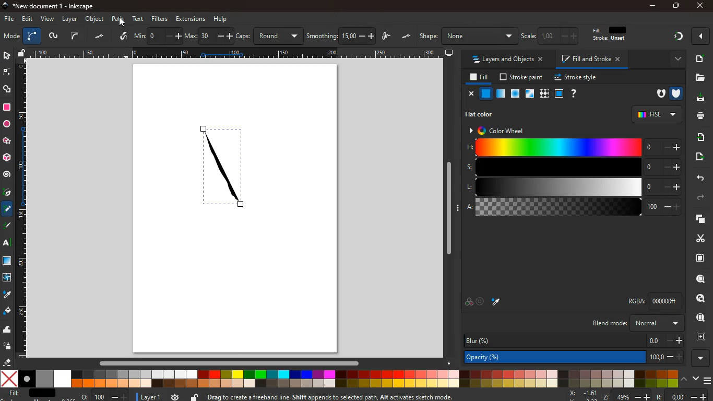 The image size is (713, 401). What do you see at coordinates (96, 19) in the screenshot?
I see `object` at bounding box center [96, 19].